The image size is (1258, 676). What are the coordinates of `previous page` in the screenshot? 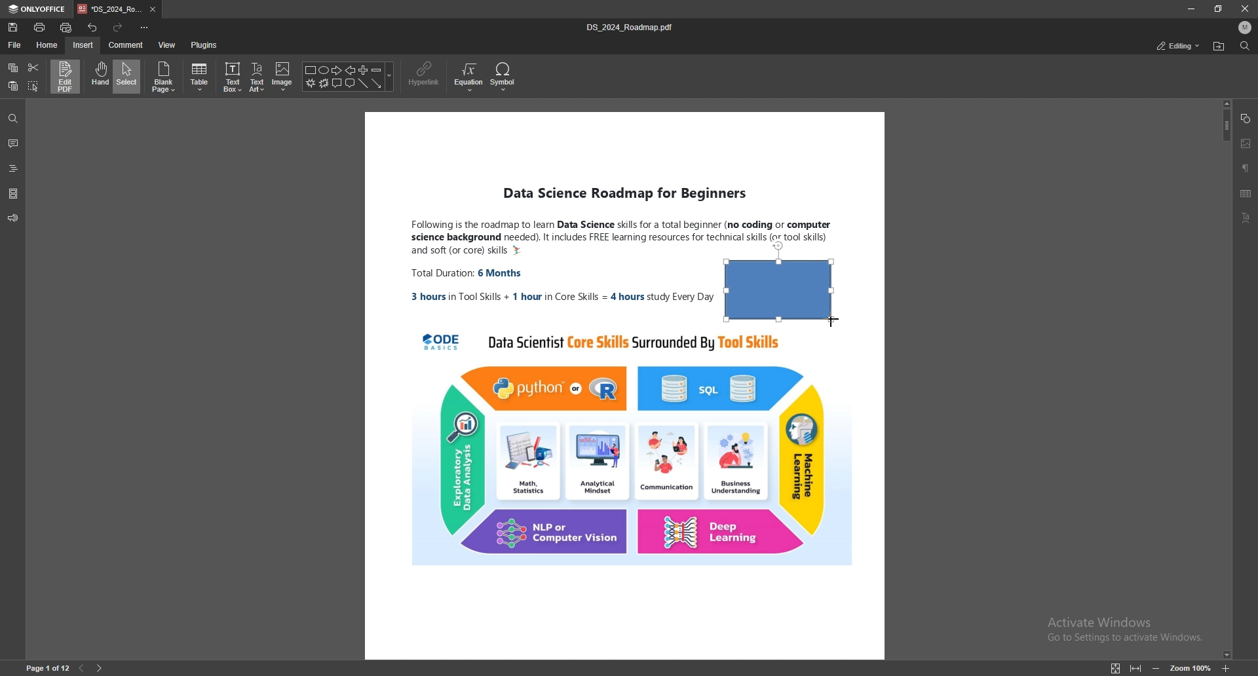 It's located at (83, 667).